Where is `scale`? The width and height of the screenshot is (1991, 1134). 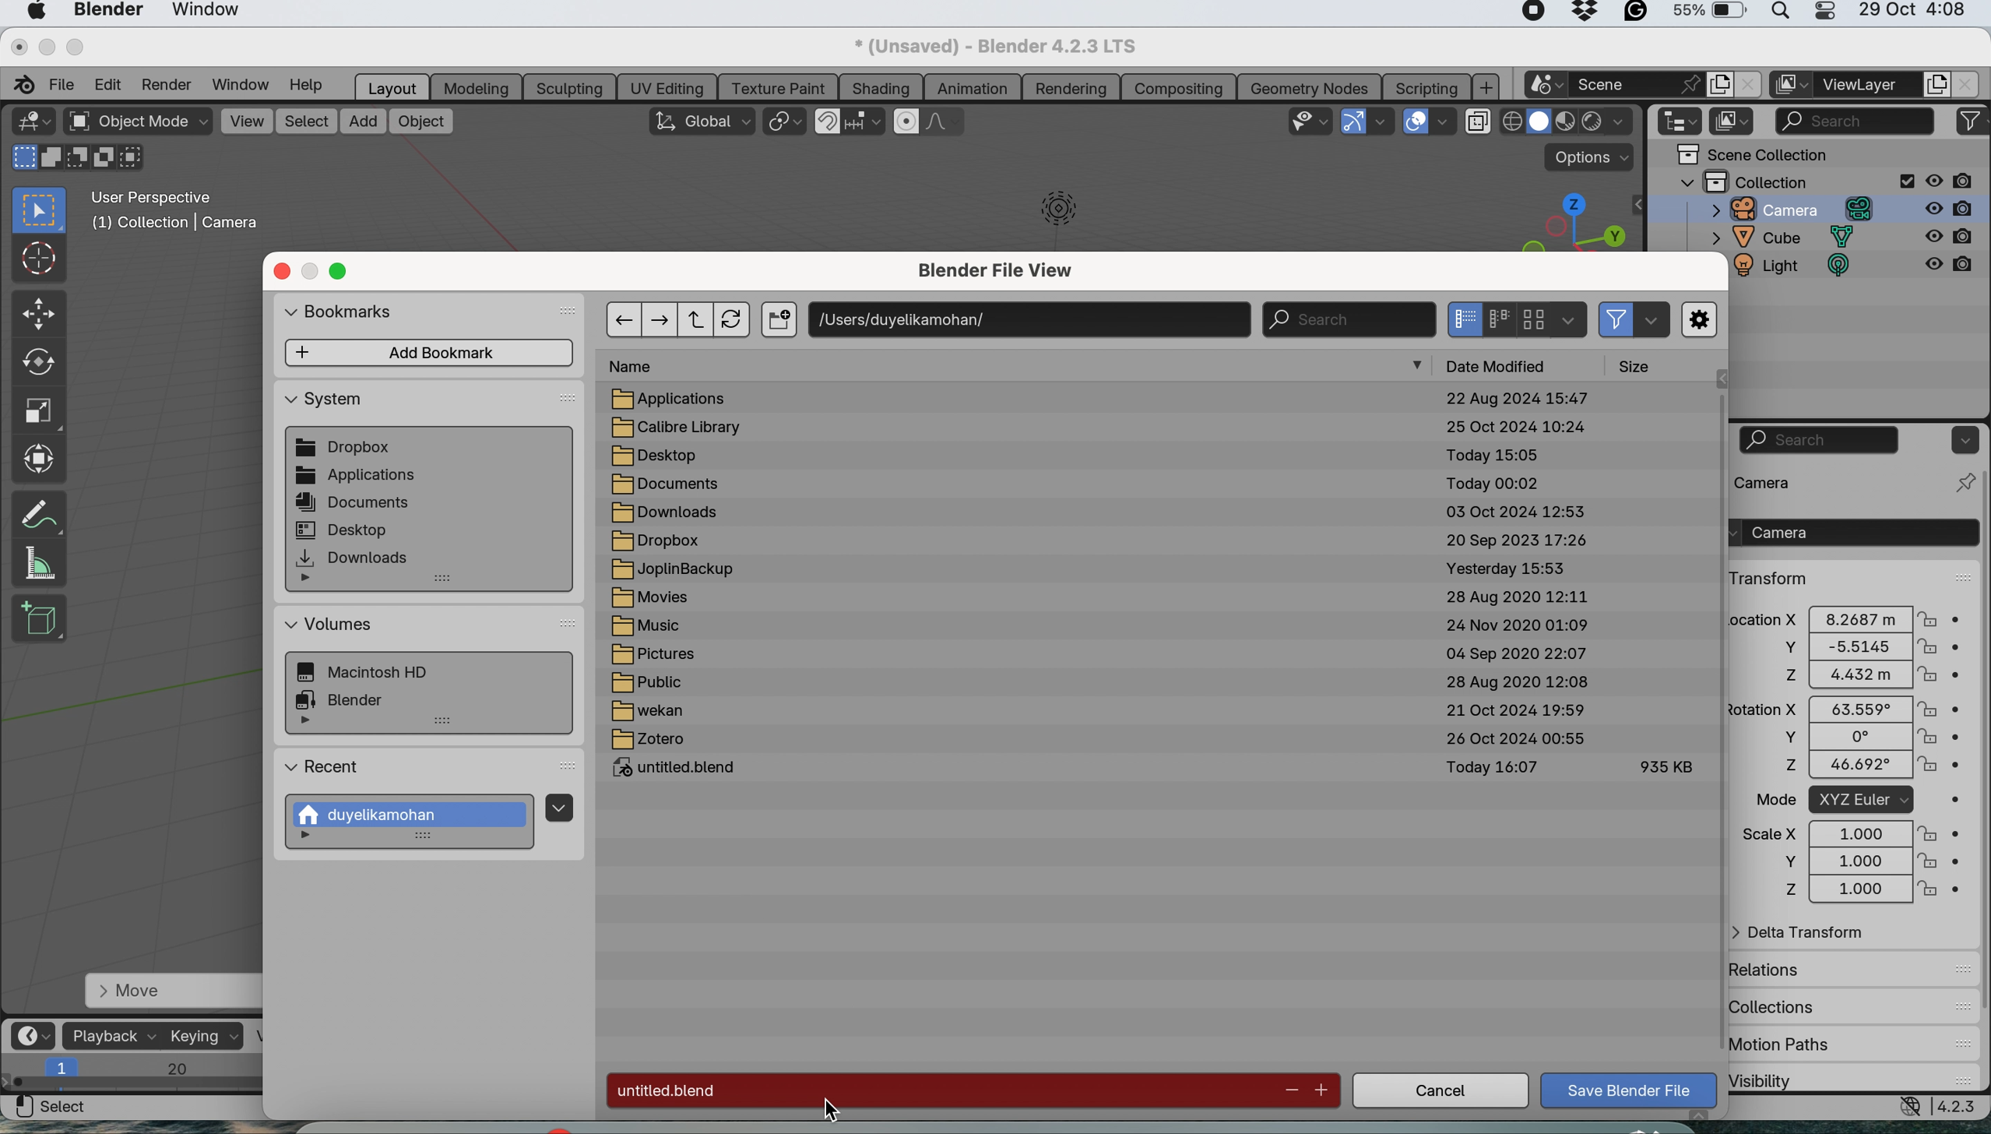 scale is located at coordinates (36, 408).